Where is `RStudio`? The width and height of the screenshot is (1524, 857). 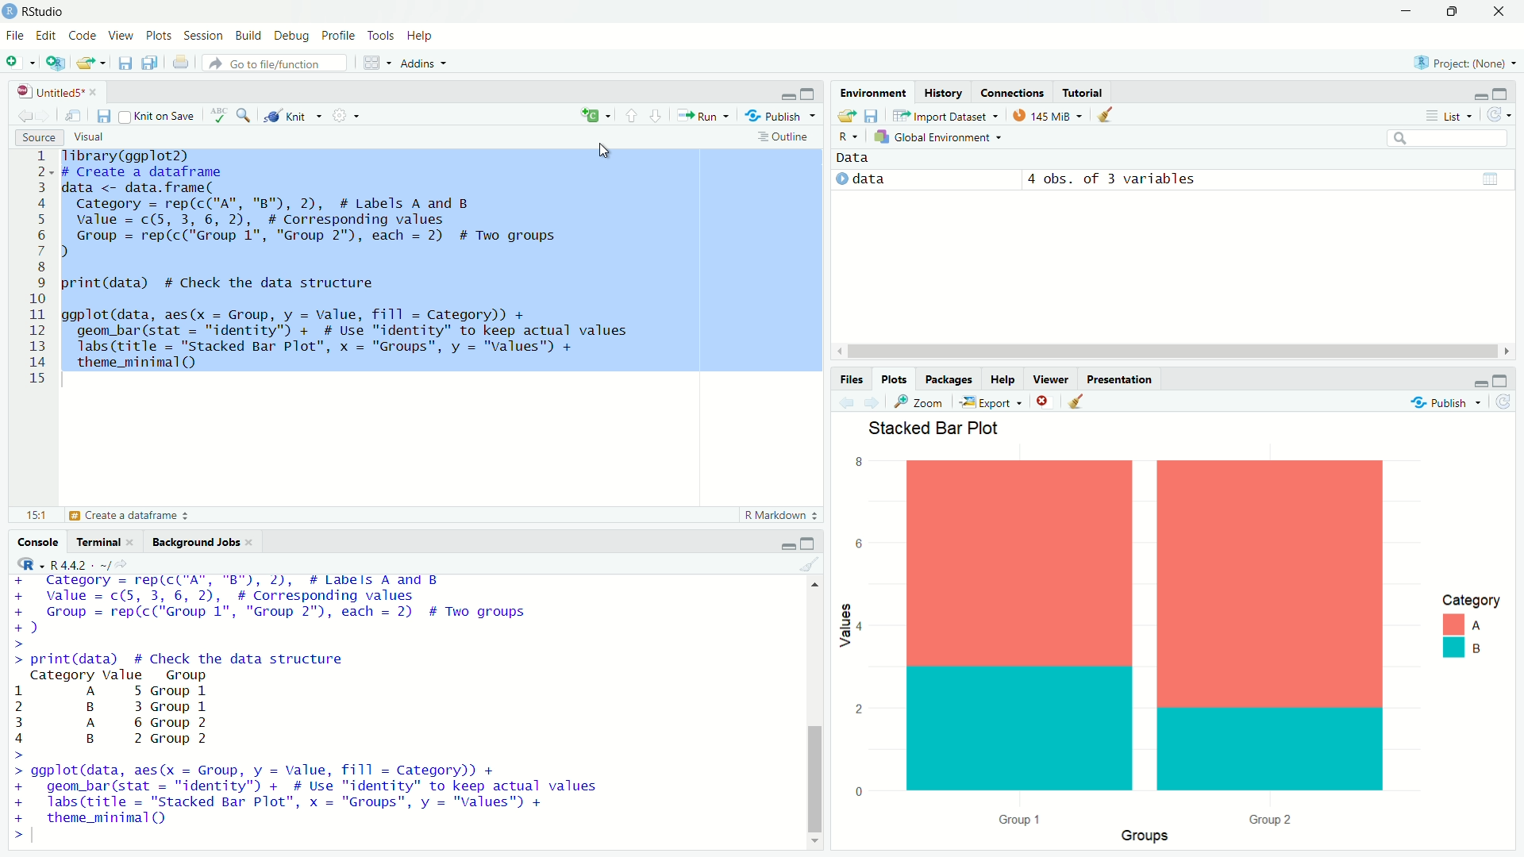
RStudio is located at coordinates (39, 10).